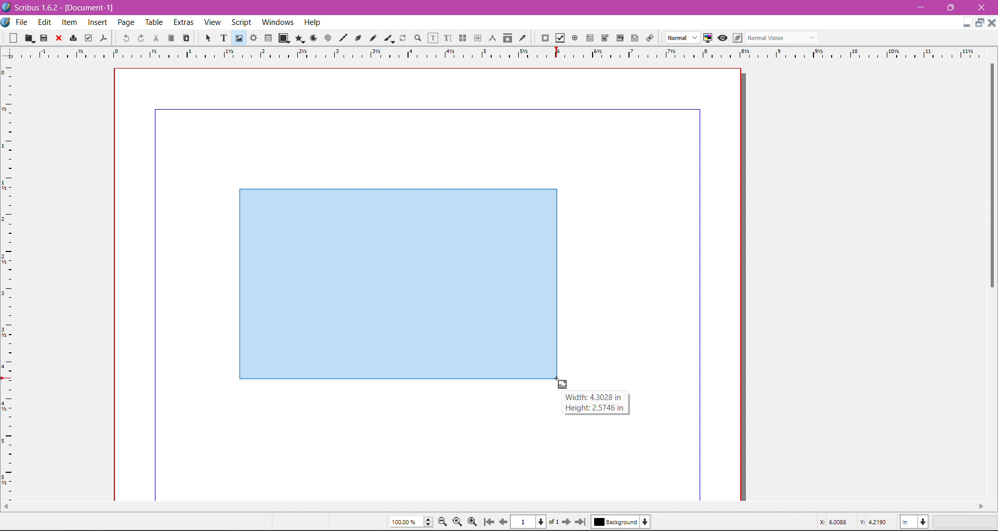  What do you see at coordinates (88, 38) in the screenshot?
I see `Preflight Verifier` at bounding box center [88, 38].